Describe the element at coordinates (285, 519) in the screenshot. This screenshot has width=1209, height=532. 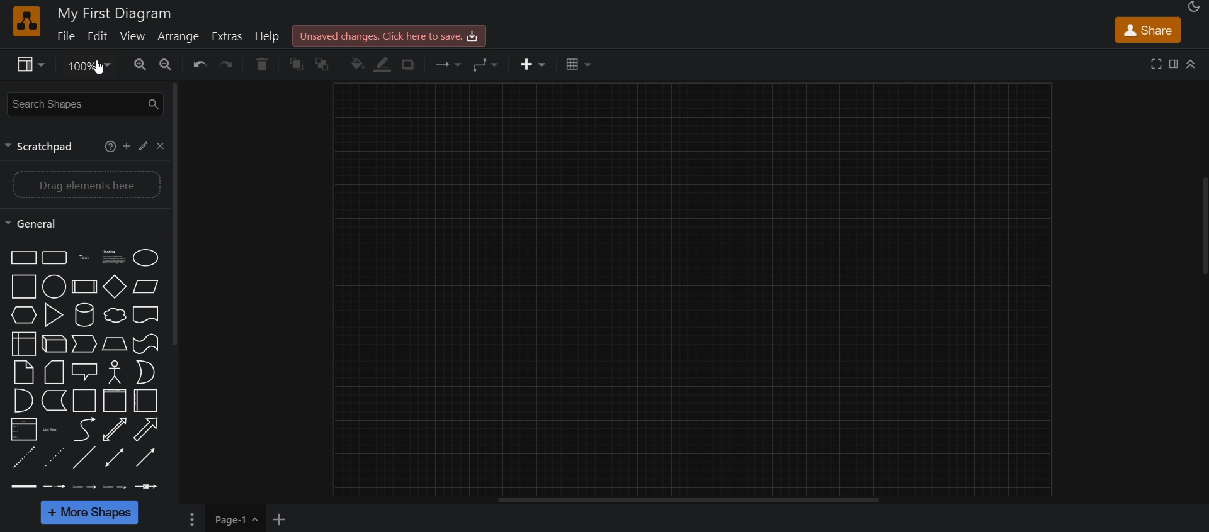
I see `add new page` at that location.